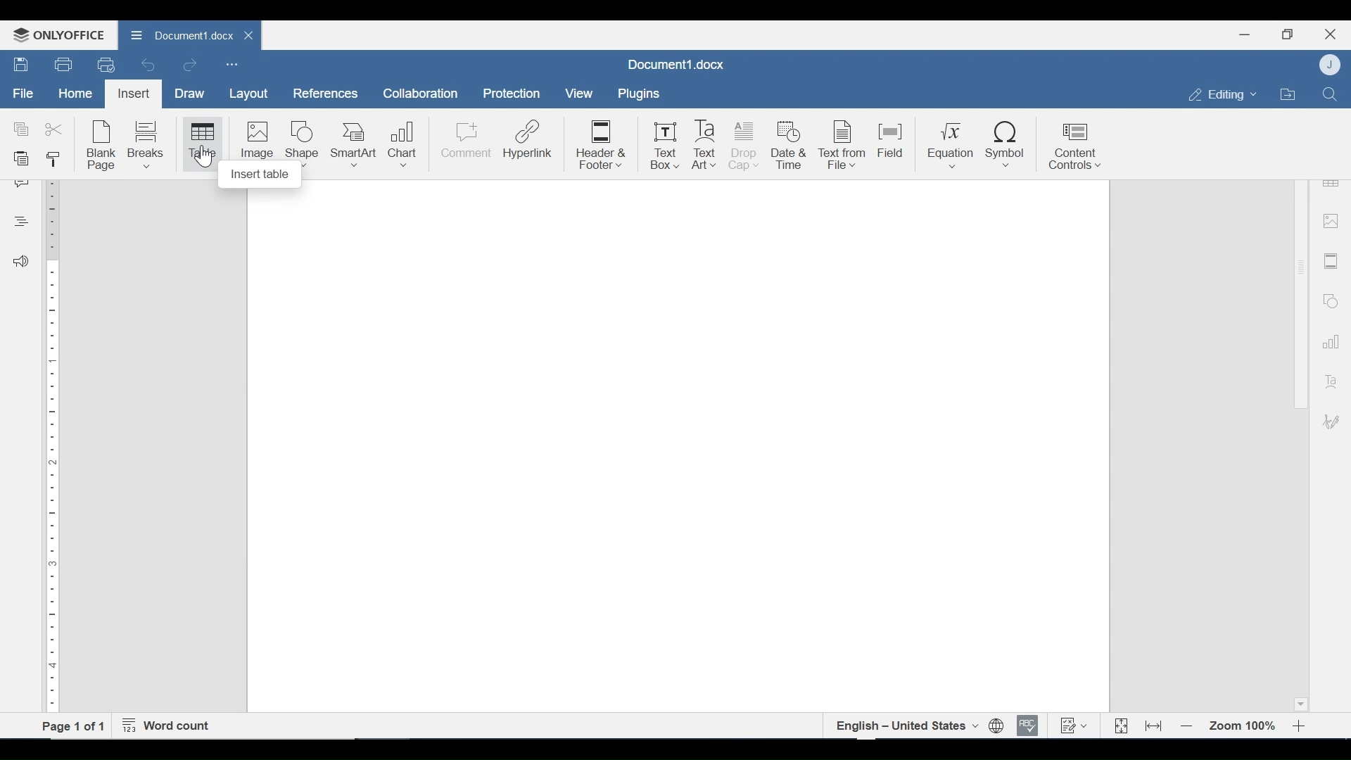 This screenshot has height=760, width=1351. What do you see at coordinates (1245, 34) in the screenshot?
I see `minimize` at bounding box center [1245, 34].